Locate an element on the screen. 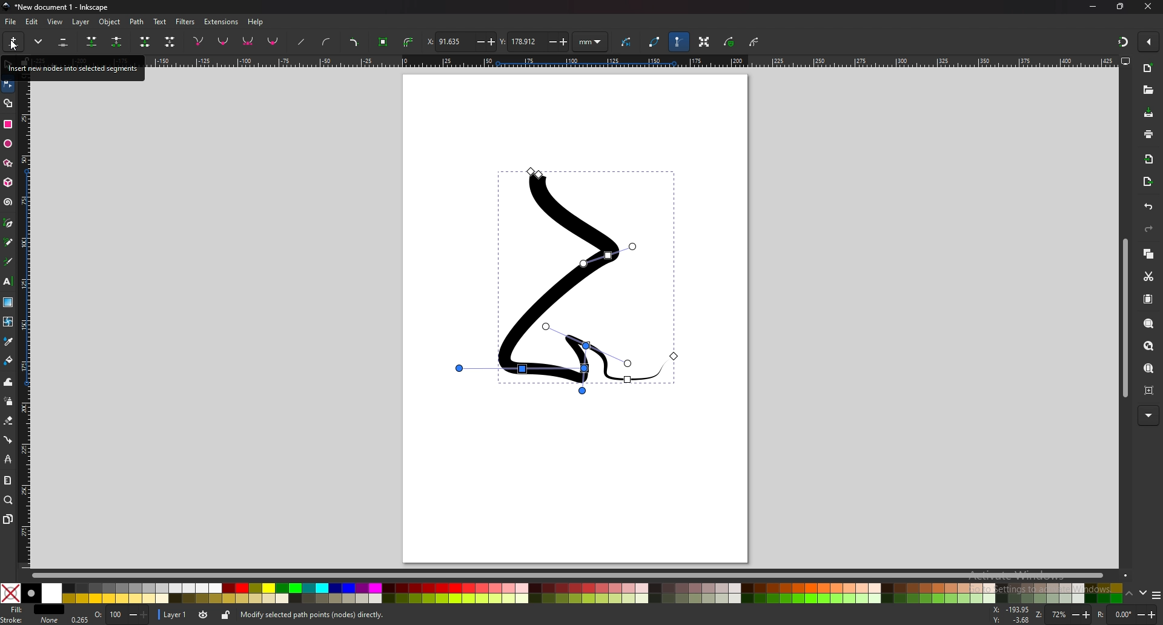  zoom page is located at coordinates (1149, 368).